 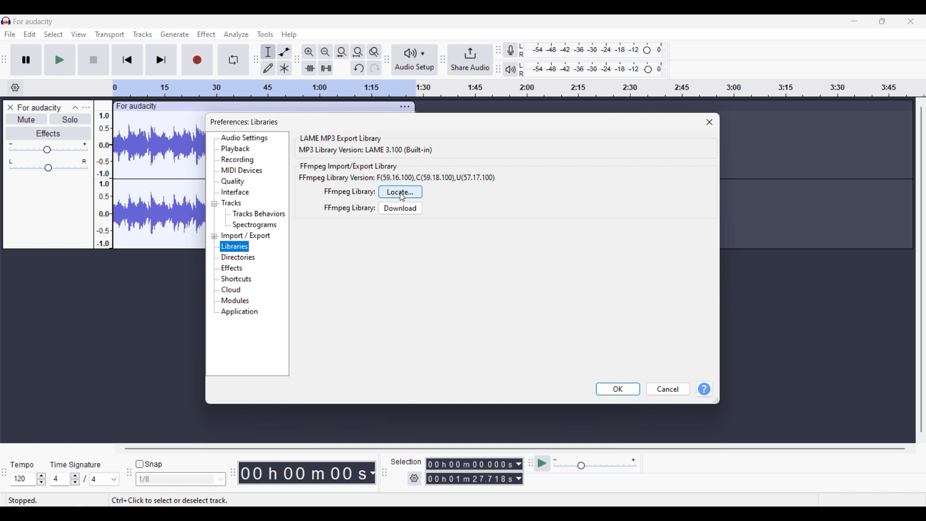 I want to click on Help, so click(x=704, y=389).